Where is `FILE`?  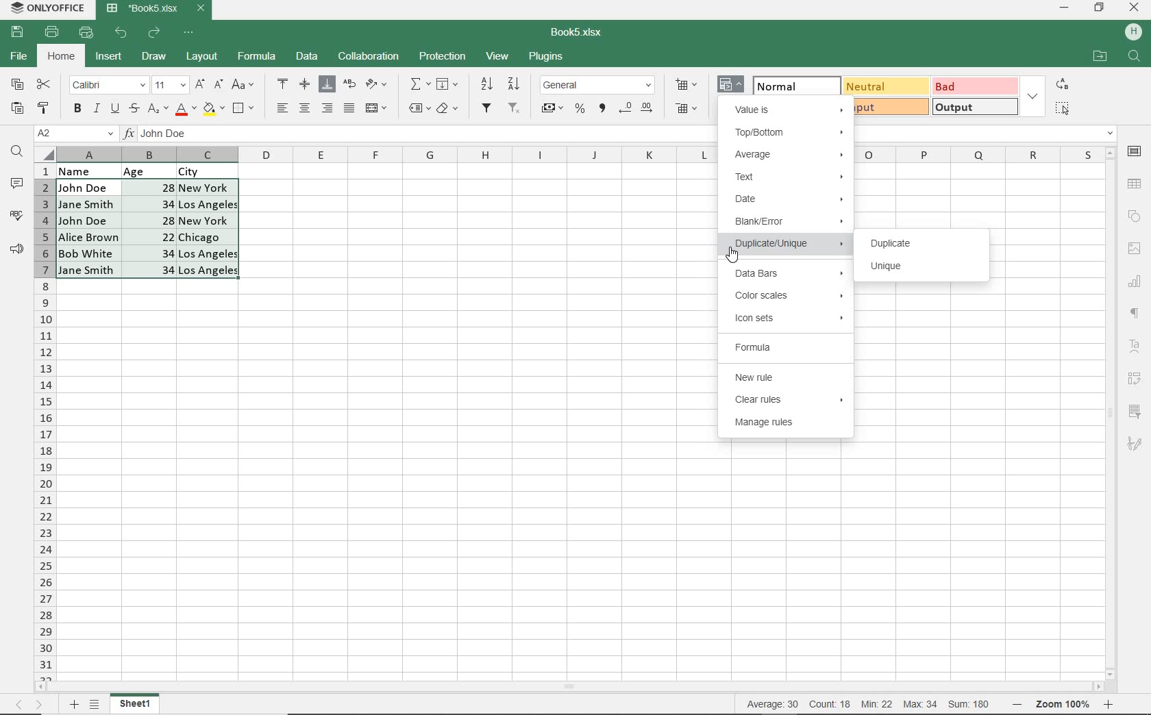
FILE is located at coordinates (17, 57).